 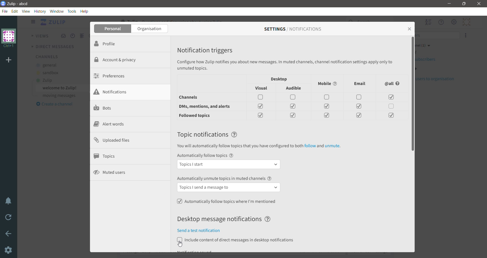 What do you see at coordinates (131, 92) in the screenshot?
I see `Notifications Tab selected` at bounding box center [131, 92].